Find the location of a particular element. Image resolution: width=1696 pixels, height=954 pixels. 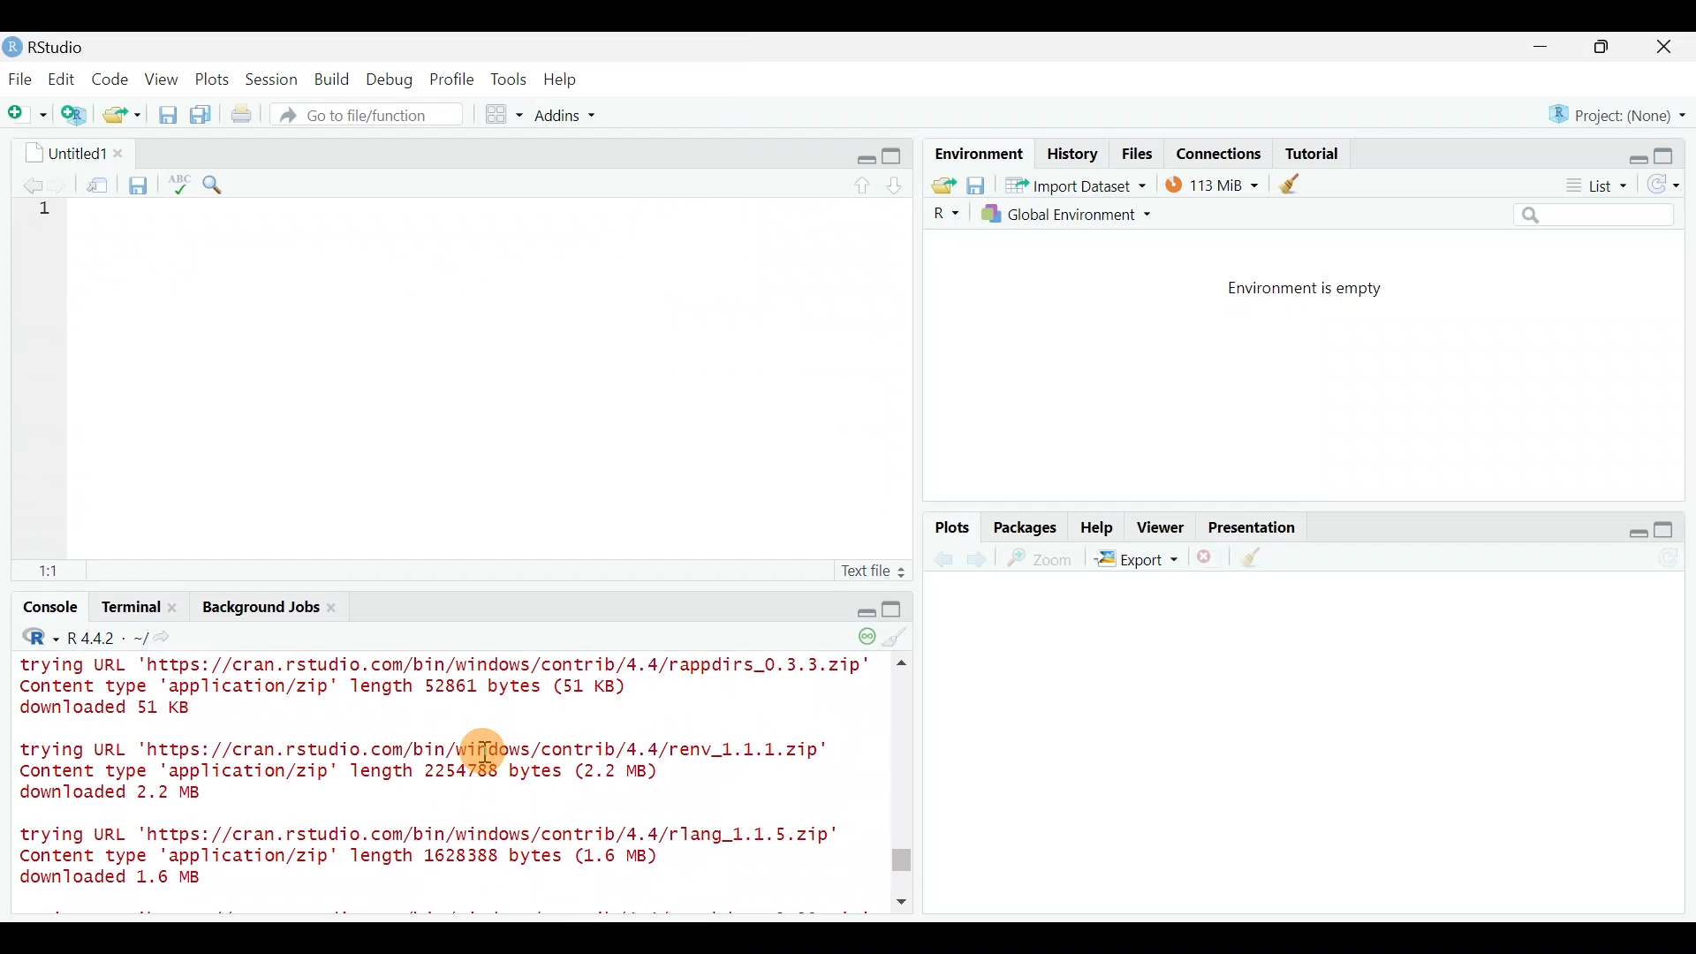

Refresh list of objects in the environment is located at coordinates (1669, 186).